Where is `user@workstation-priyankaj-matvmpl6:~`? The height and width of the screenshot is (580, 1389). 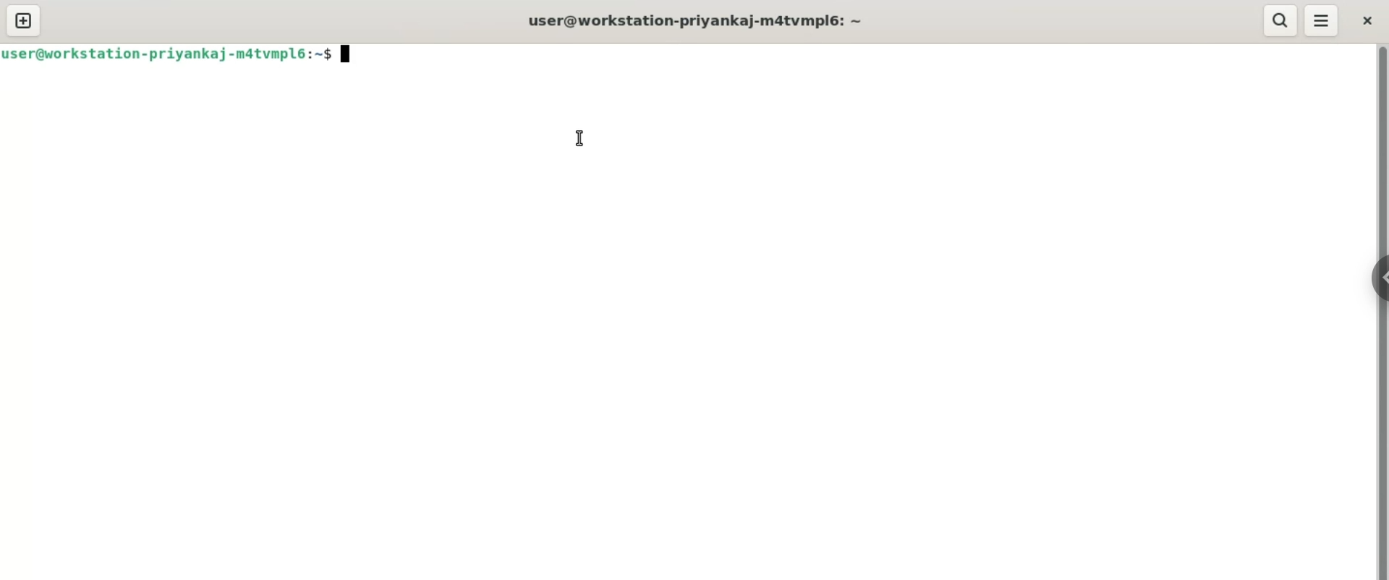
user@workstation-priyankaj-matvmpl6:~ is located at coordinates (694, 20).